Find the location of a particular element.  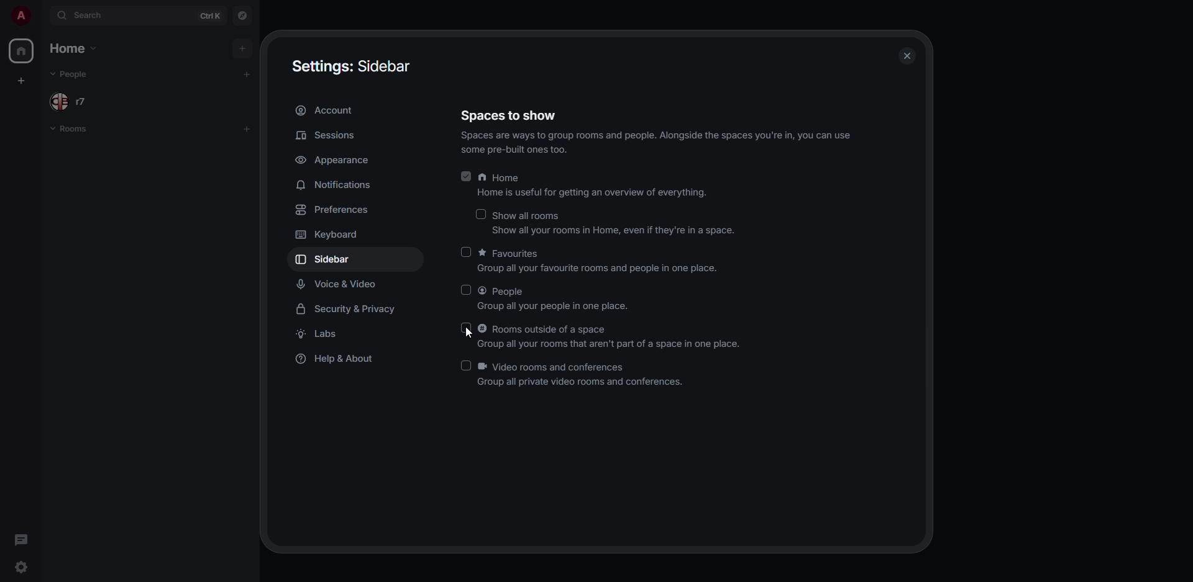

notifications is located at coordinates (336, 184).